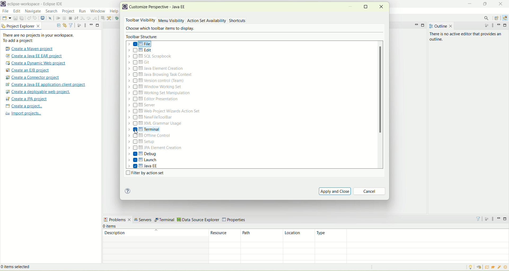  Describe the element at coordinates (424, 25) in the screenshot. I see `maximize` at that location.